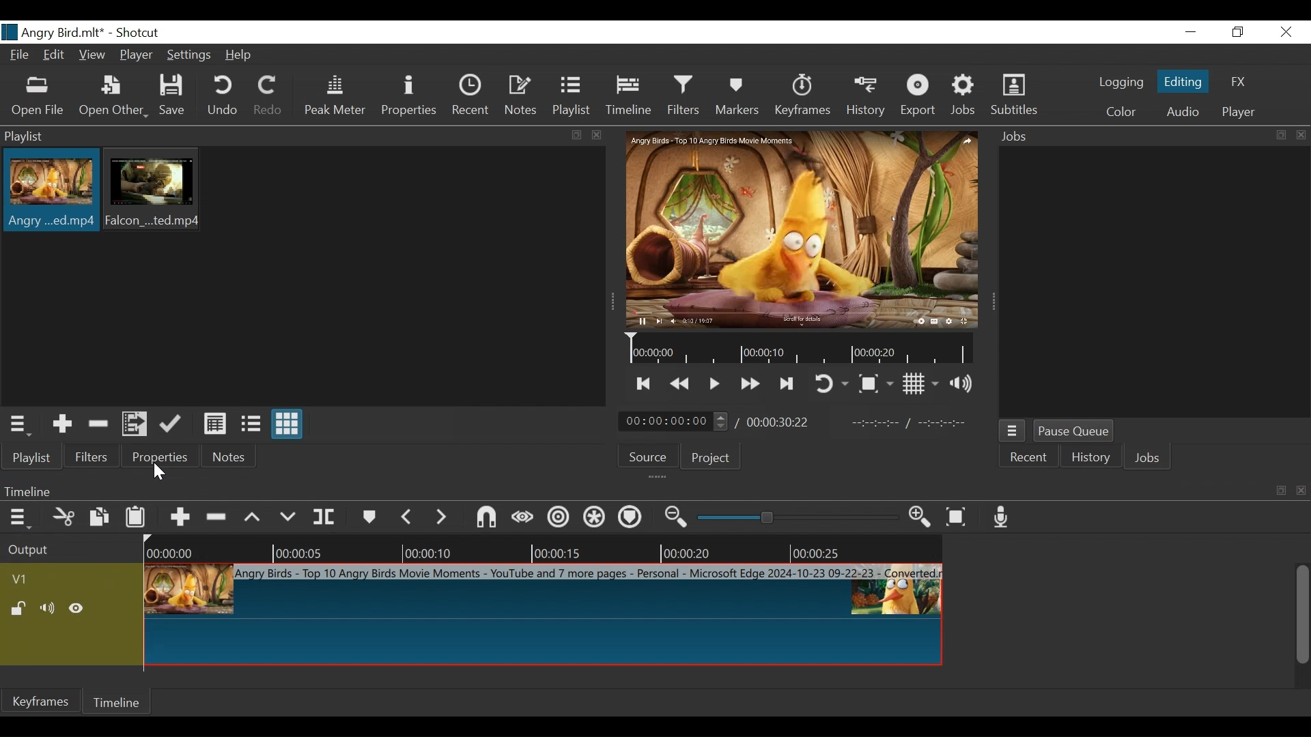 The height and width of the screenshot is (737, 1311). Describe the element at coordinates (543, 547) in the screenshot. I see `Timeline` at that location.